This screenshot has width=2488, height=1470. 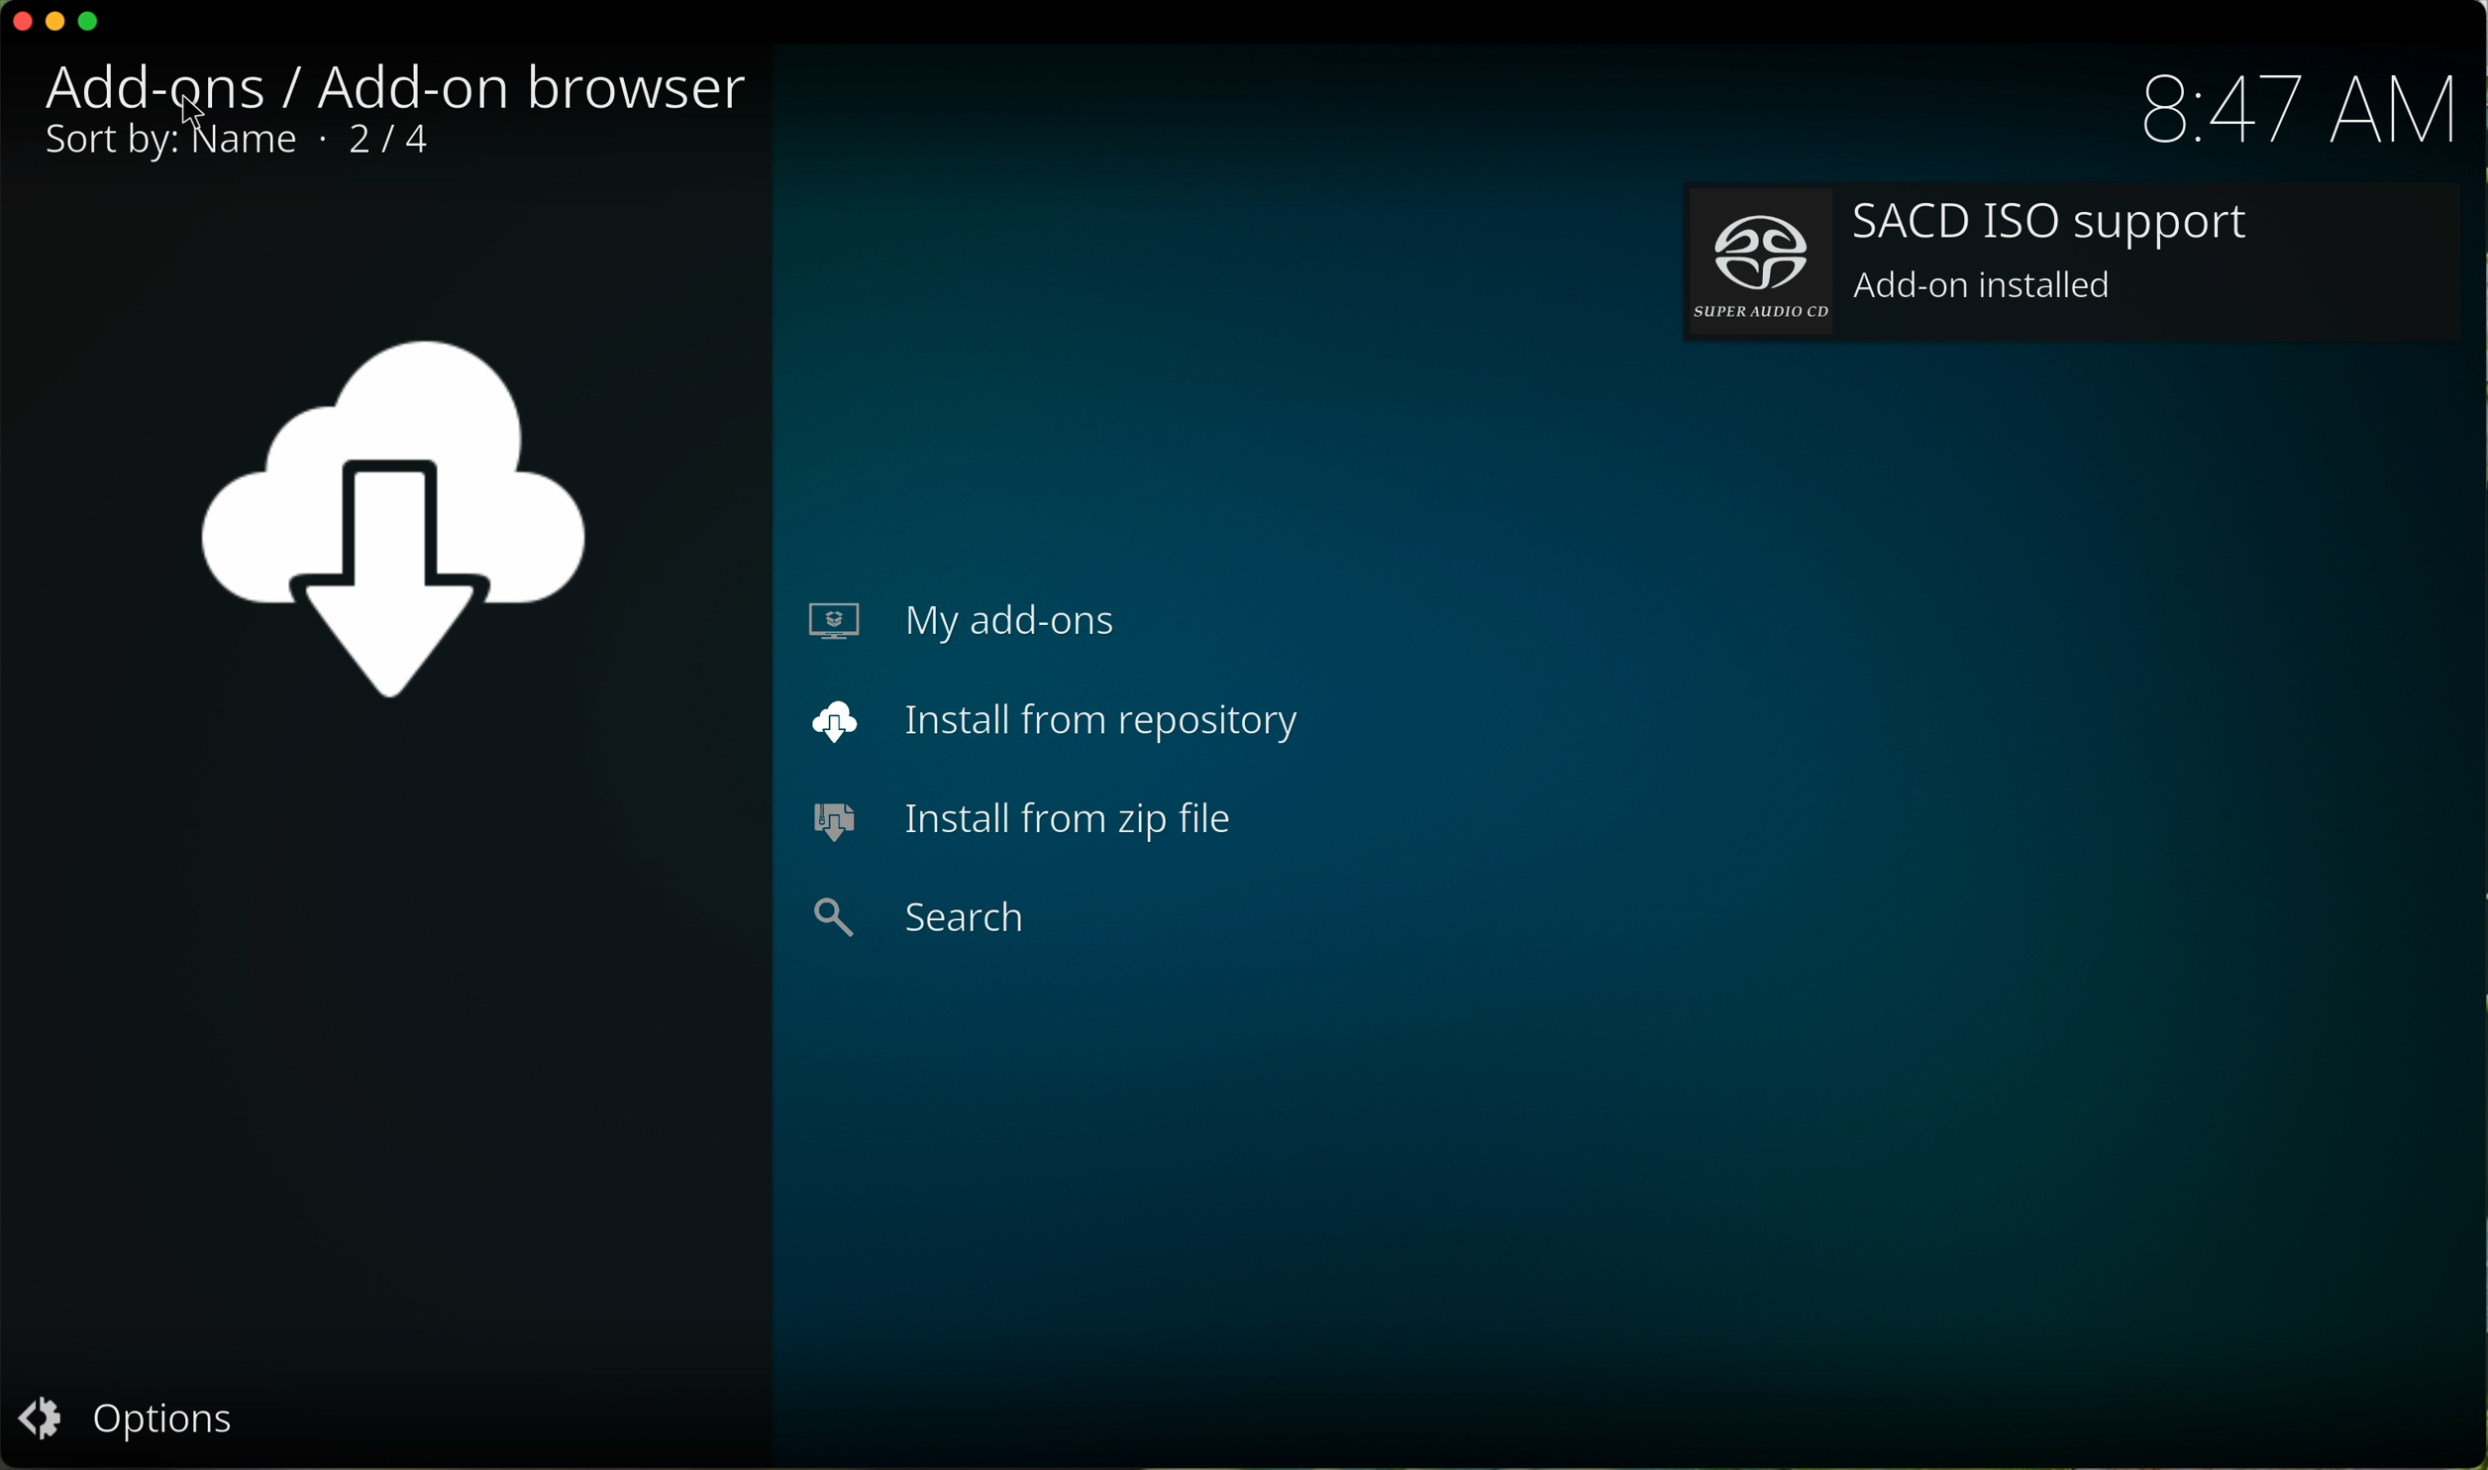 I want to click on my add-ons, so click(x=961, y=619).